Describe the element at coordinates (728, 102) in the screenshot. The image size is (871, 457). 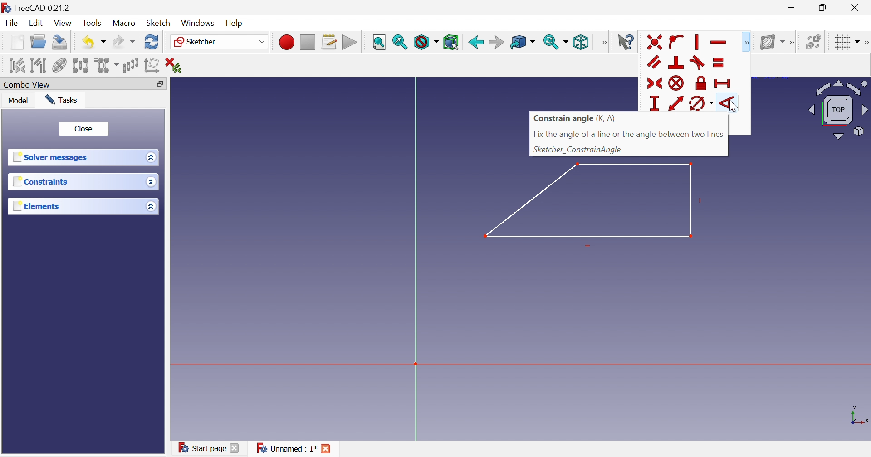
I see `Constraint angle` at that location.